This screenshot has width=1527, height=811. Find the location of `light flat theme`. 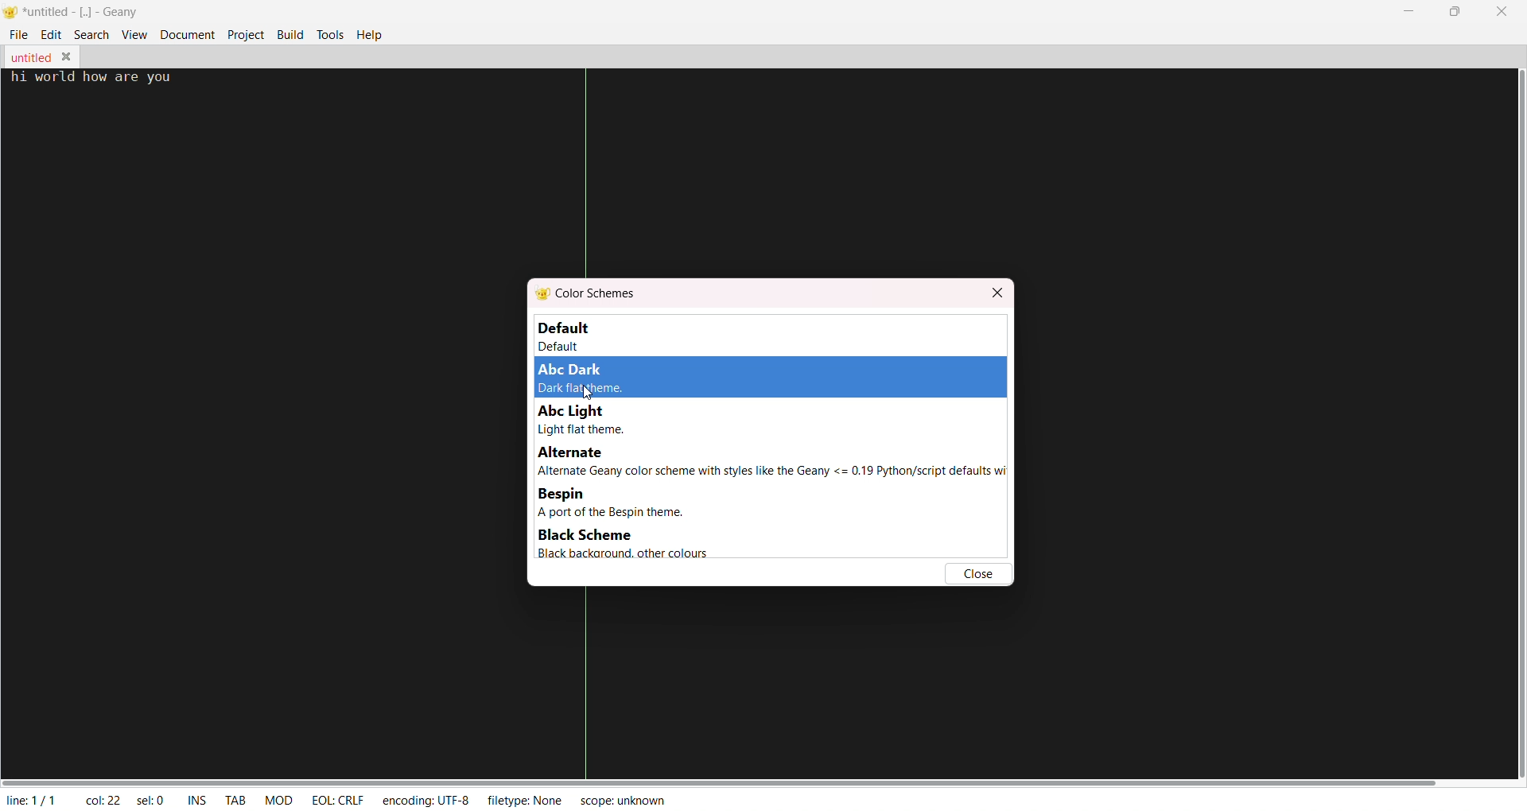

light flat theme is located at coordinates (581, 429).